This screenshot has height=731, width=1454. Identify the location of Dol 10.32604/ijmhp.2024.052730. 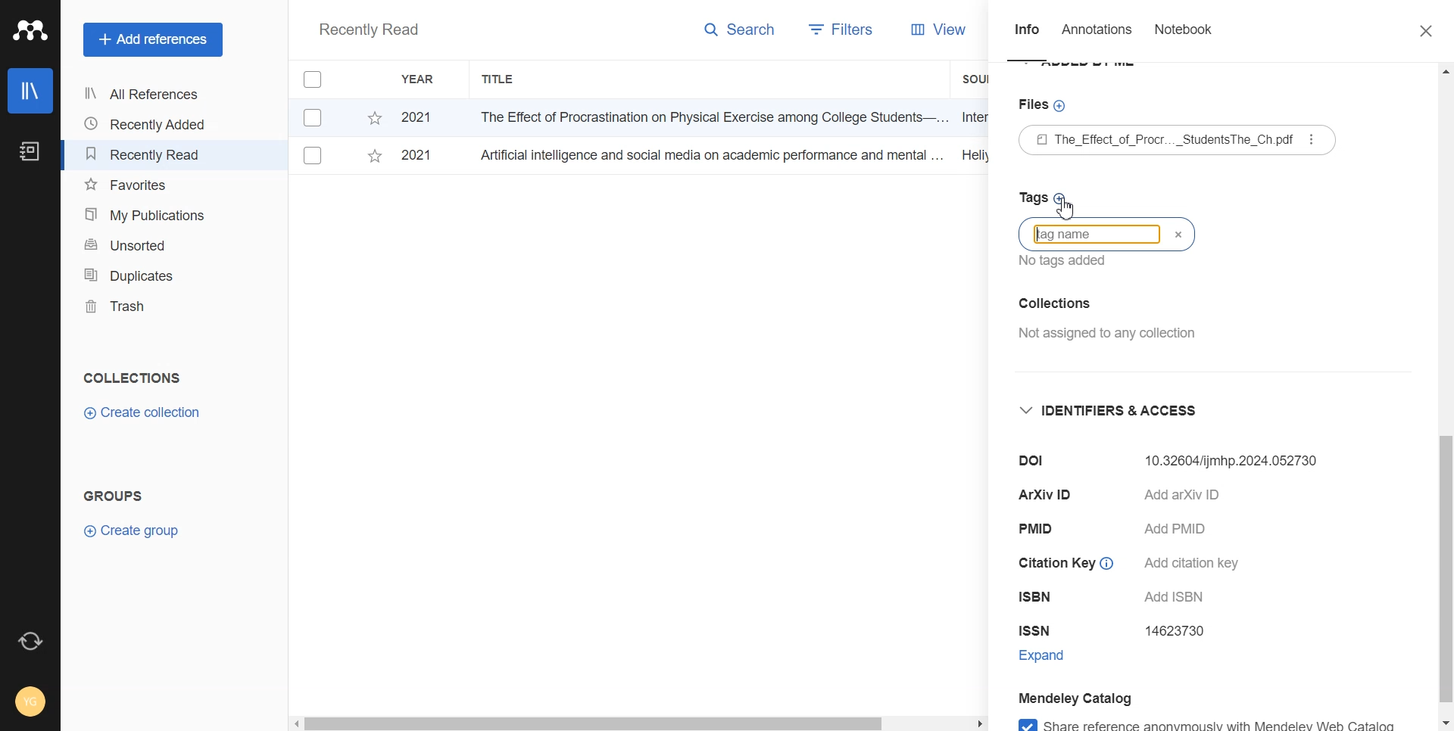
(1169, 460).